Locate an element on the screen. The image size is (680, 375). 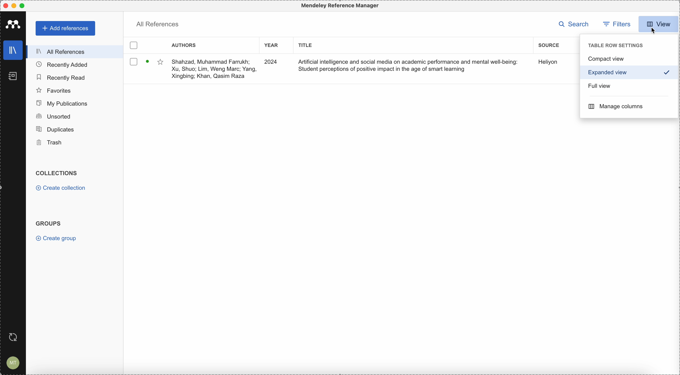
favorite is located at coordinates (160, 62).